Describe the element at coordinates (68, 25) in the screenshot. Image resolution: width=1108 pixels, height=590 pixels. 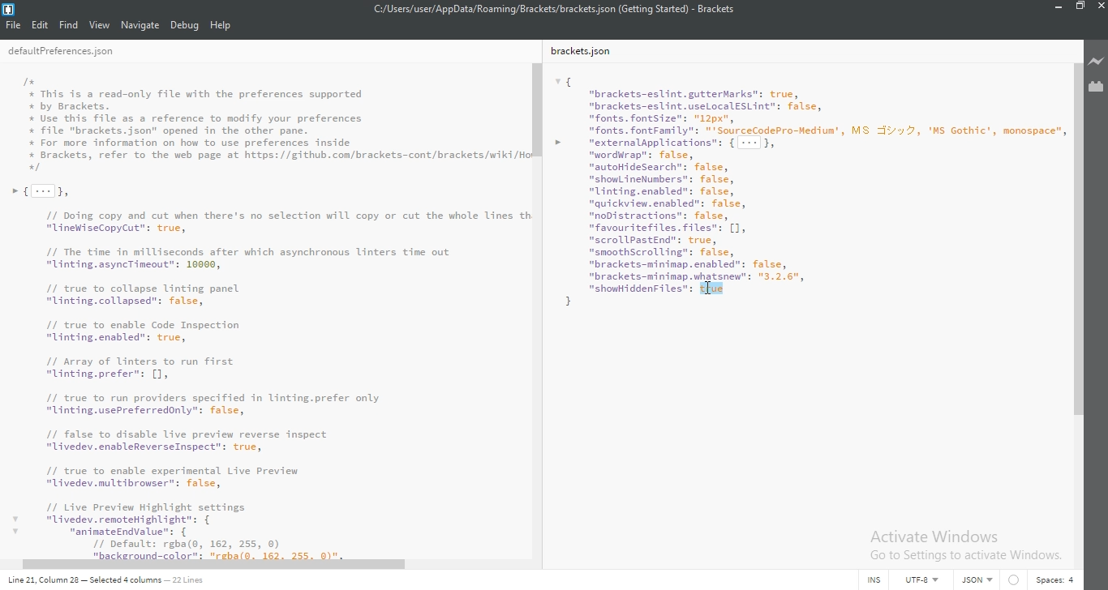
I see `Find` at that location.